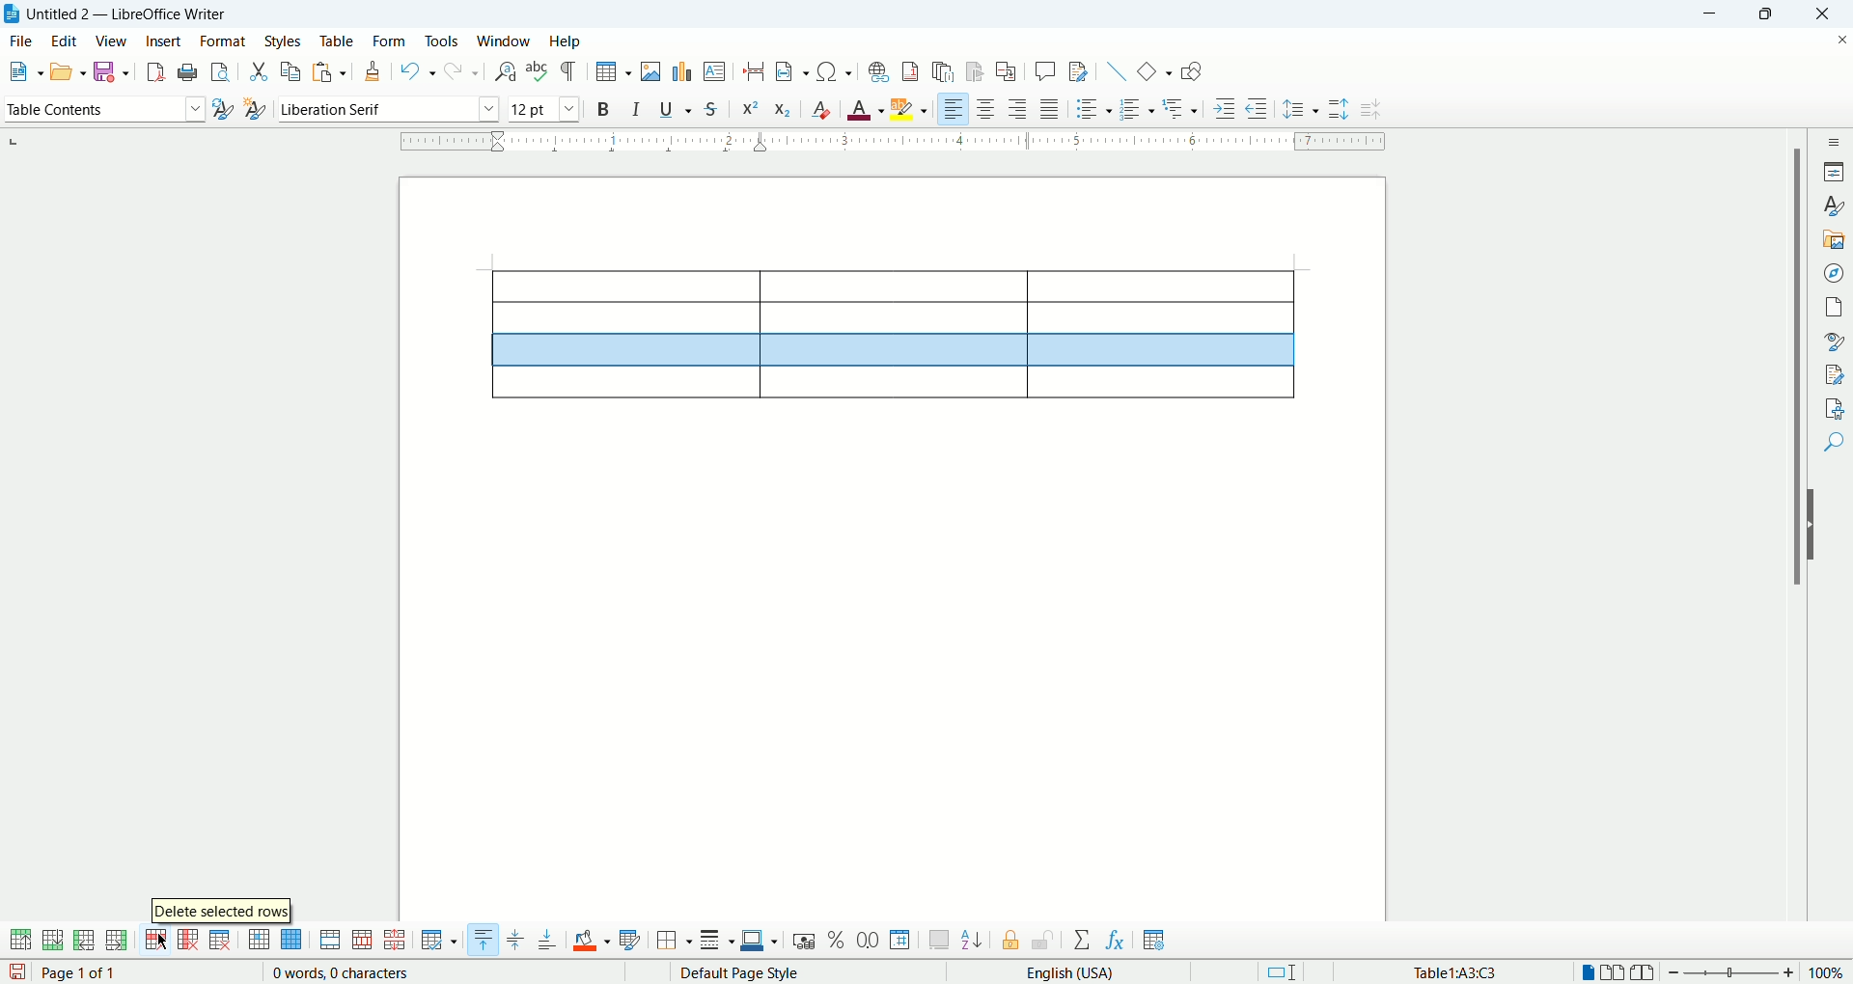  I want to click on insert cross reference, so click(1005, 72).